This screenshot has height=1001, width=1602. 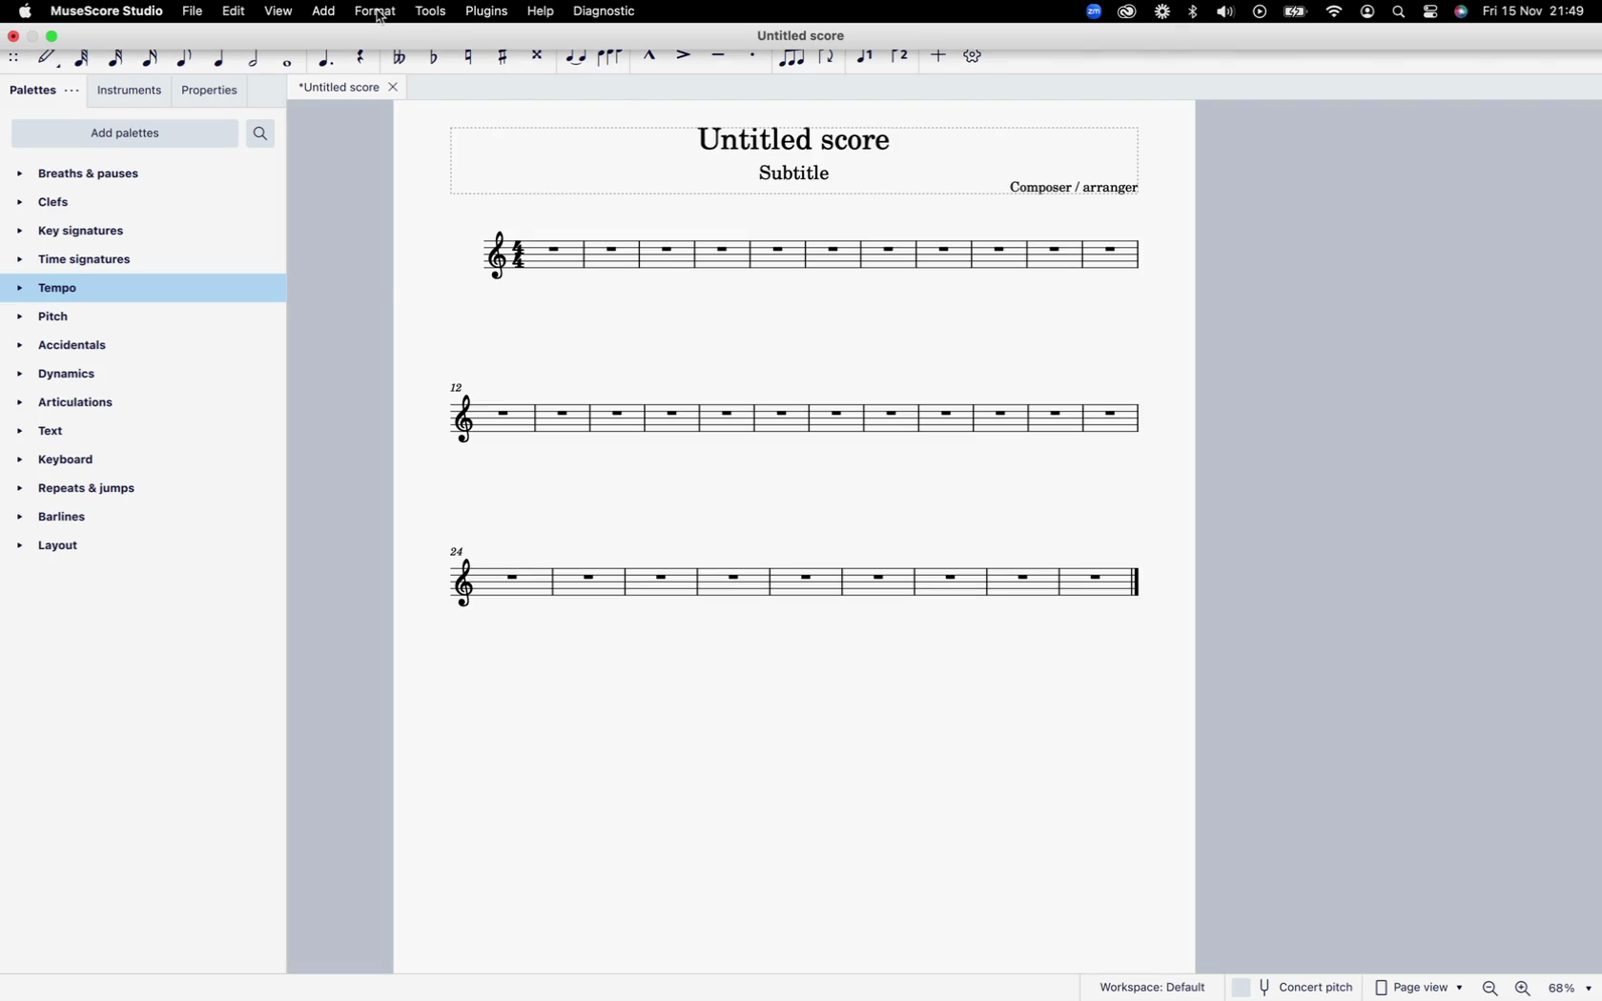 I want to click on keyboard, so click(x=77, y=462).